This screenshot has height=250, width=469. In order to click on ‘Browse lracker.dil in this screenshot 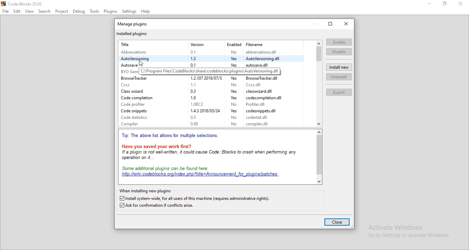, I will do `click(263, 78)`.